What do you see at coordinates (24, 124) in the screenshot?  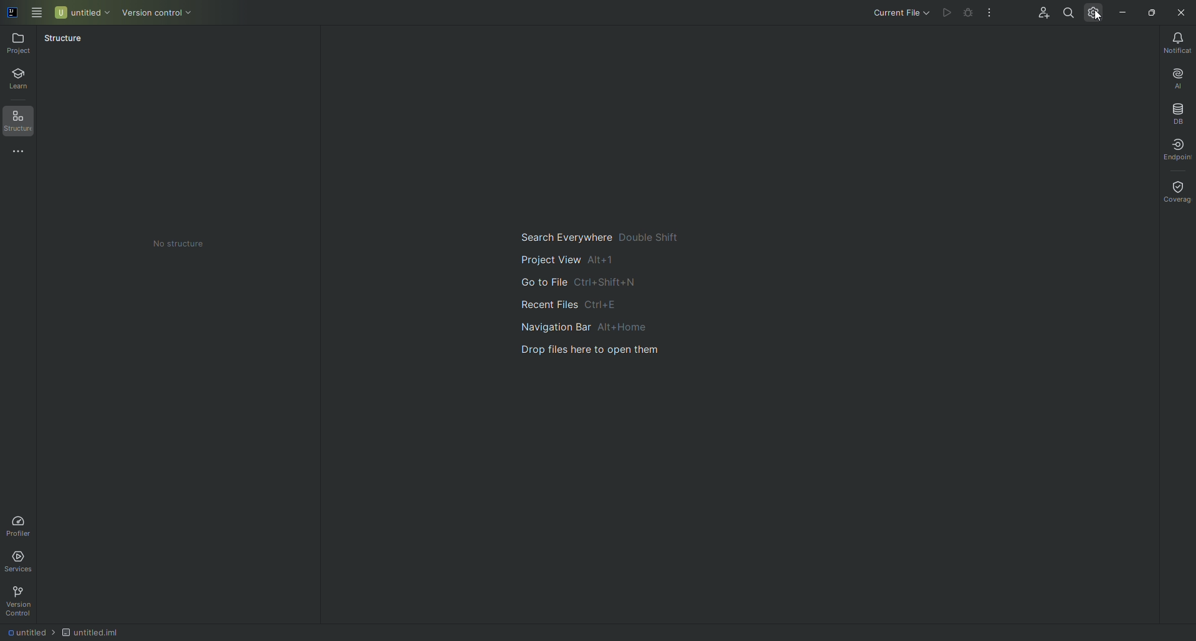 I see `Structure` at bounding box center [24, 124].